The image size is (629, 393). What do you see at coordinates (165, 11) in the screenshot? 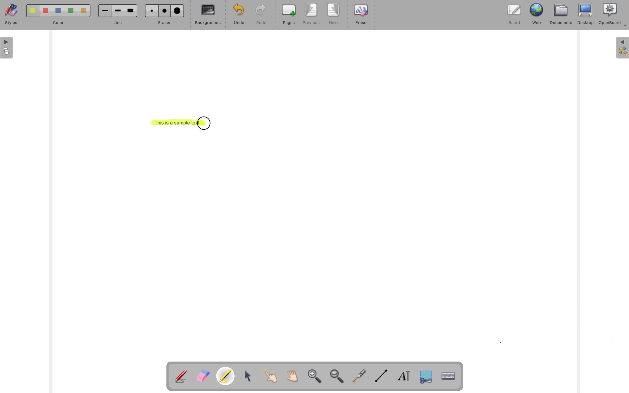
I see `Medium eraser` at bounding box center [165, 11].